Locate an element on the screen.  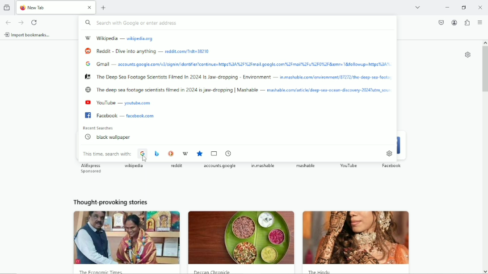
new tab is located at coordinates (49, 8).